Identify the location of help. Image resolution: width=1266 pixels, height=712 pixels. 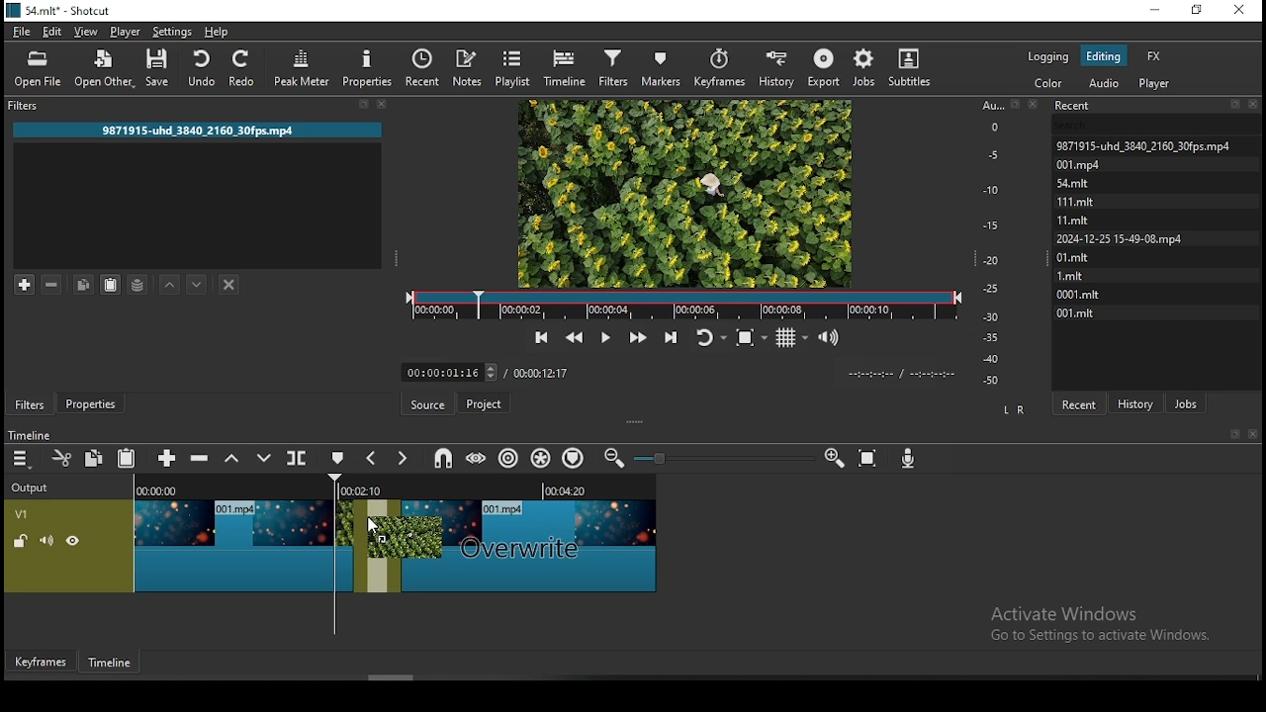
(219, 32).